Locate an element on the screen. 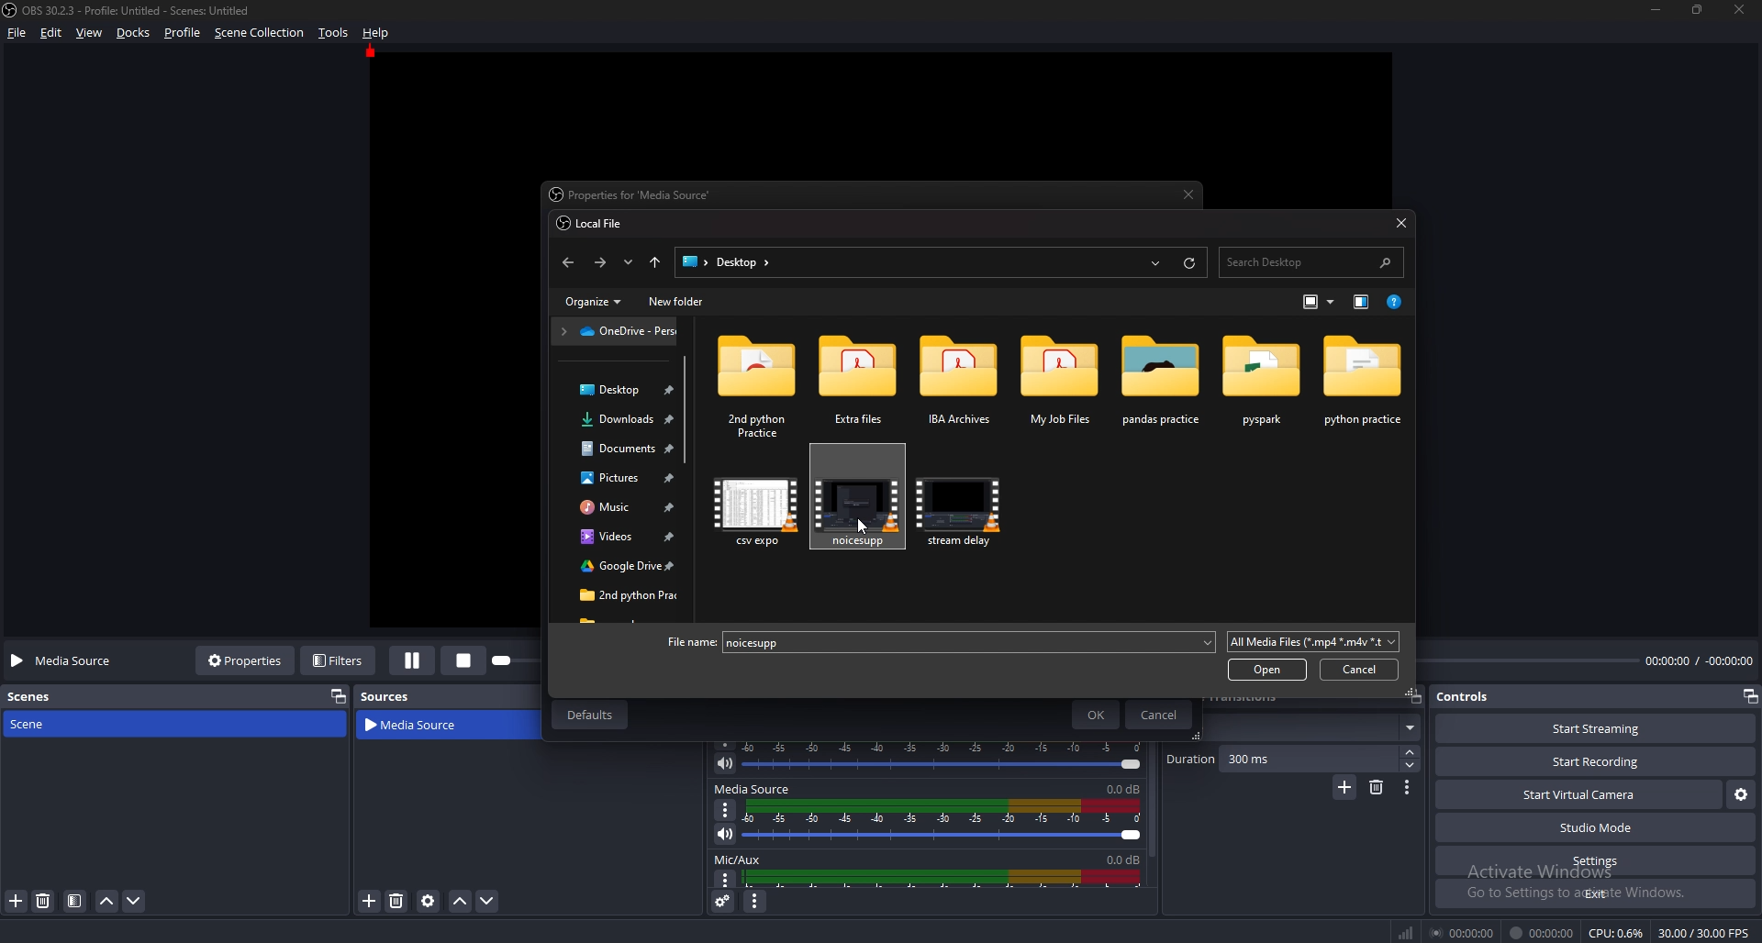  Sources is located at coordinates (385, 696).